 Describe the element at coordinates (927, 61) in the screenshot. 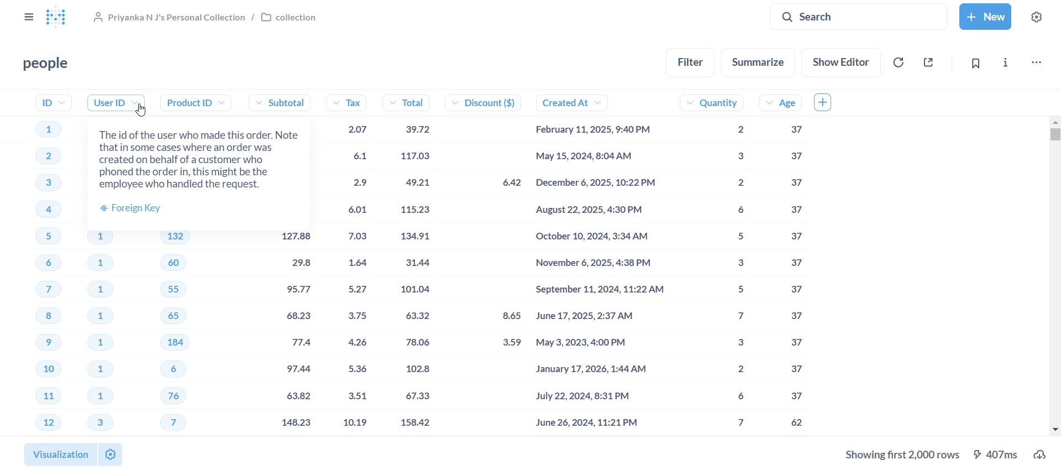

I see `sharing` at that location.